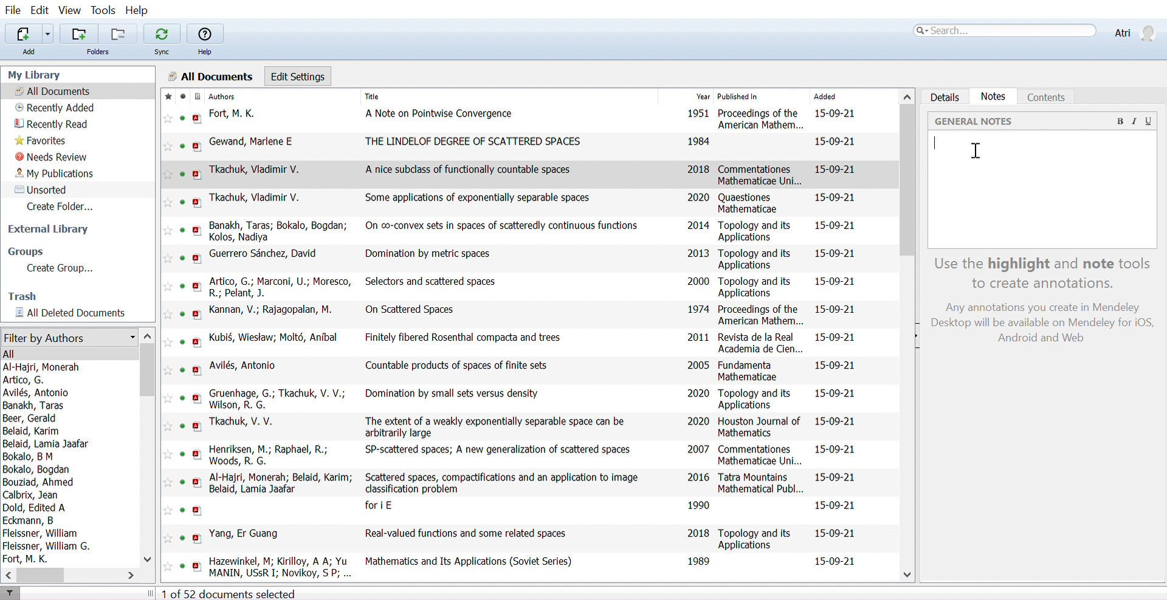  I want to click on The extent of a weakly exponentially separable space can be arbitrarily large, so click(497, 426).